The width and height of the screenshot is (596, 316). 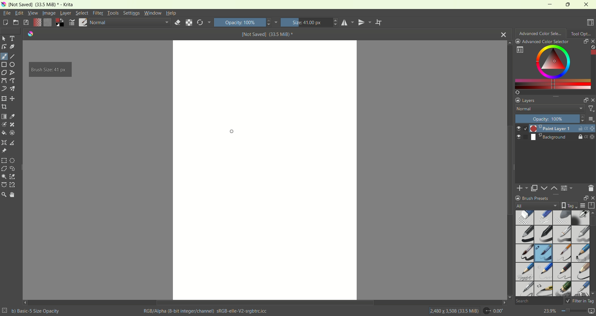 I want to click on close docker, so click(x=592, y=100).